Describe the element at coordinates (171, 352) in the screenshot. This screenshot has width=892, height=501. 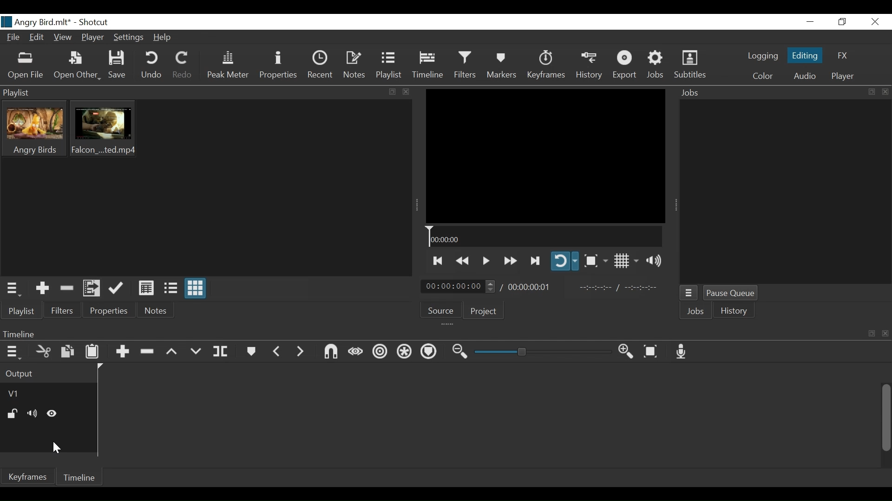
I see `Lift` at that location.